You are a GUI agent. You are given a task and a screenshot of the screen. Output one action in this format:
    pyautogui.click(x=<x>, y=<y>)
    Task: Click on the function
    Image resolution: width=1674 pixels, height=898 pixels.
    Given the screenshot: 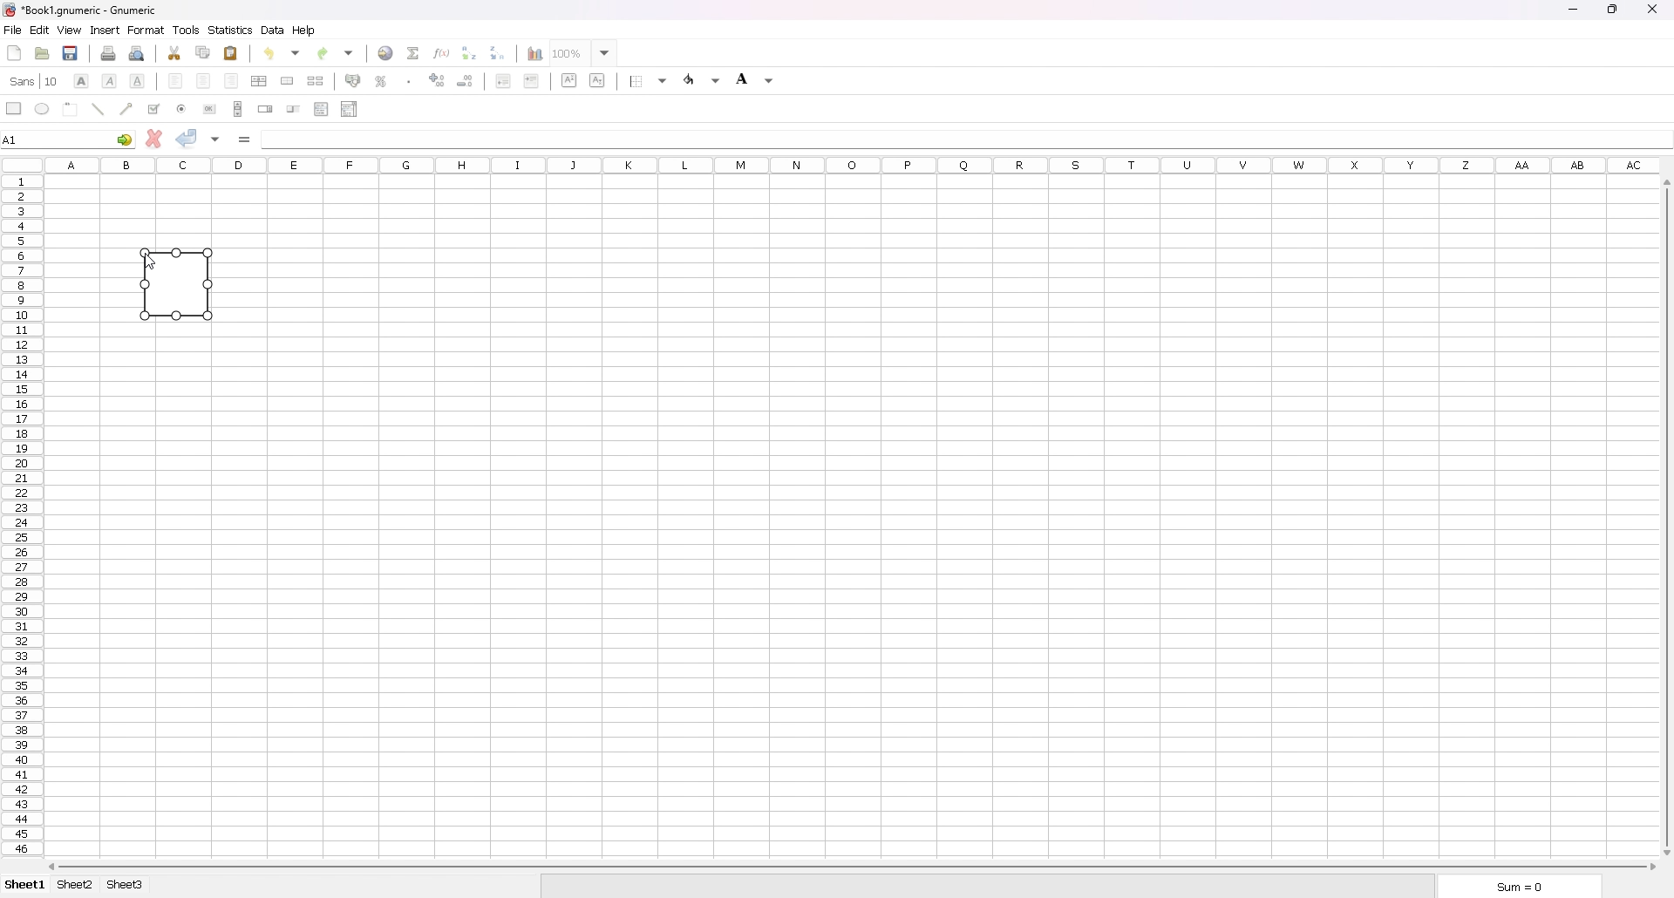 What is the action you would take?
    pyautogui.click(x=442, y=53)
    